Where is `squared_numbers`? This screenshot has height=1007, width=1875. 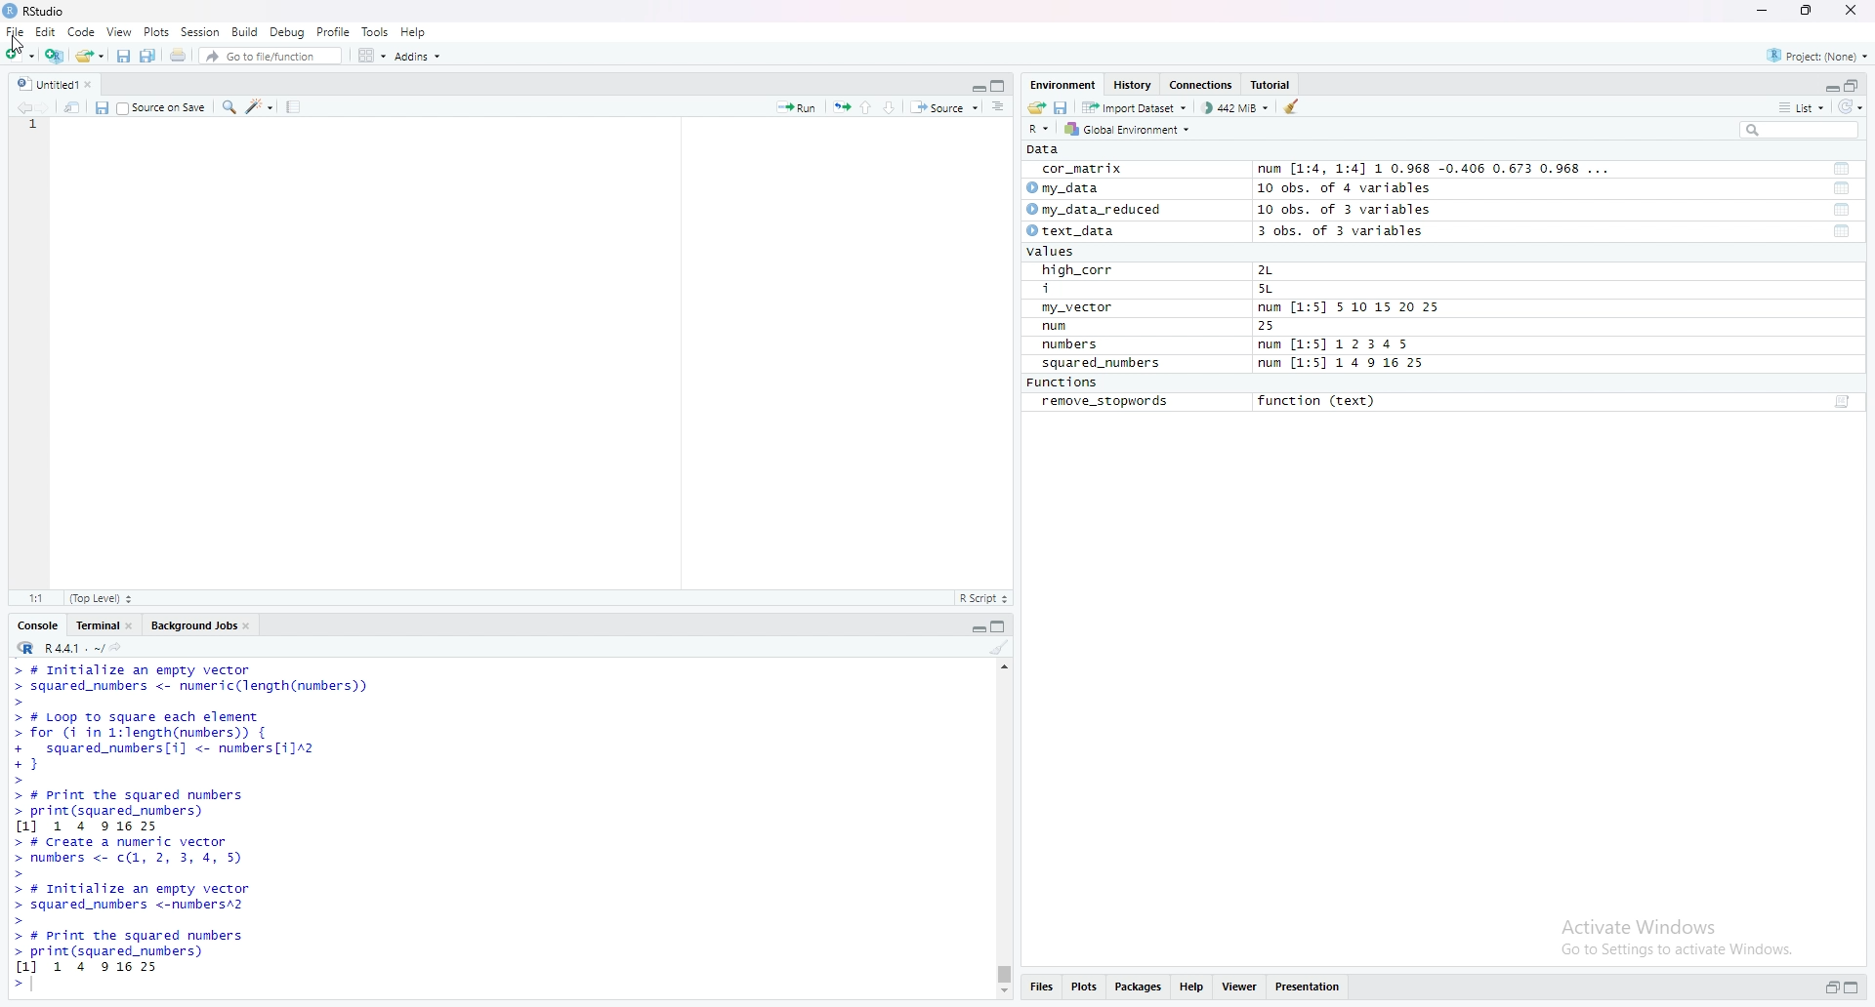 squared_numbers is located at coordinates (1103, 362).